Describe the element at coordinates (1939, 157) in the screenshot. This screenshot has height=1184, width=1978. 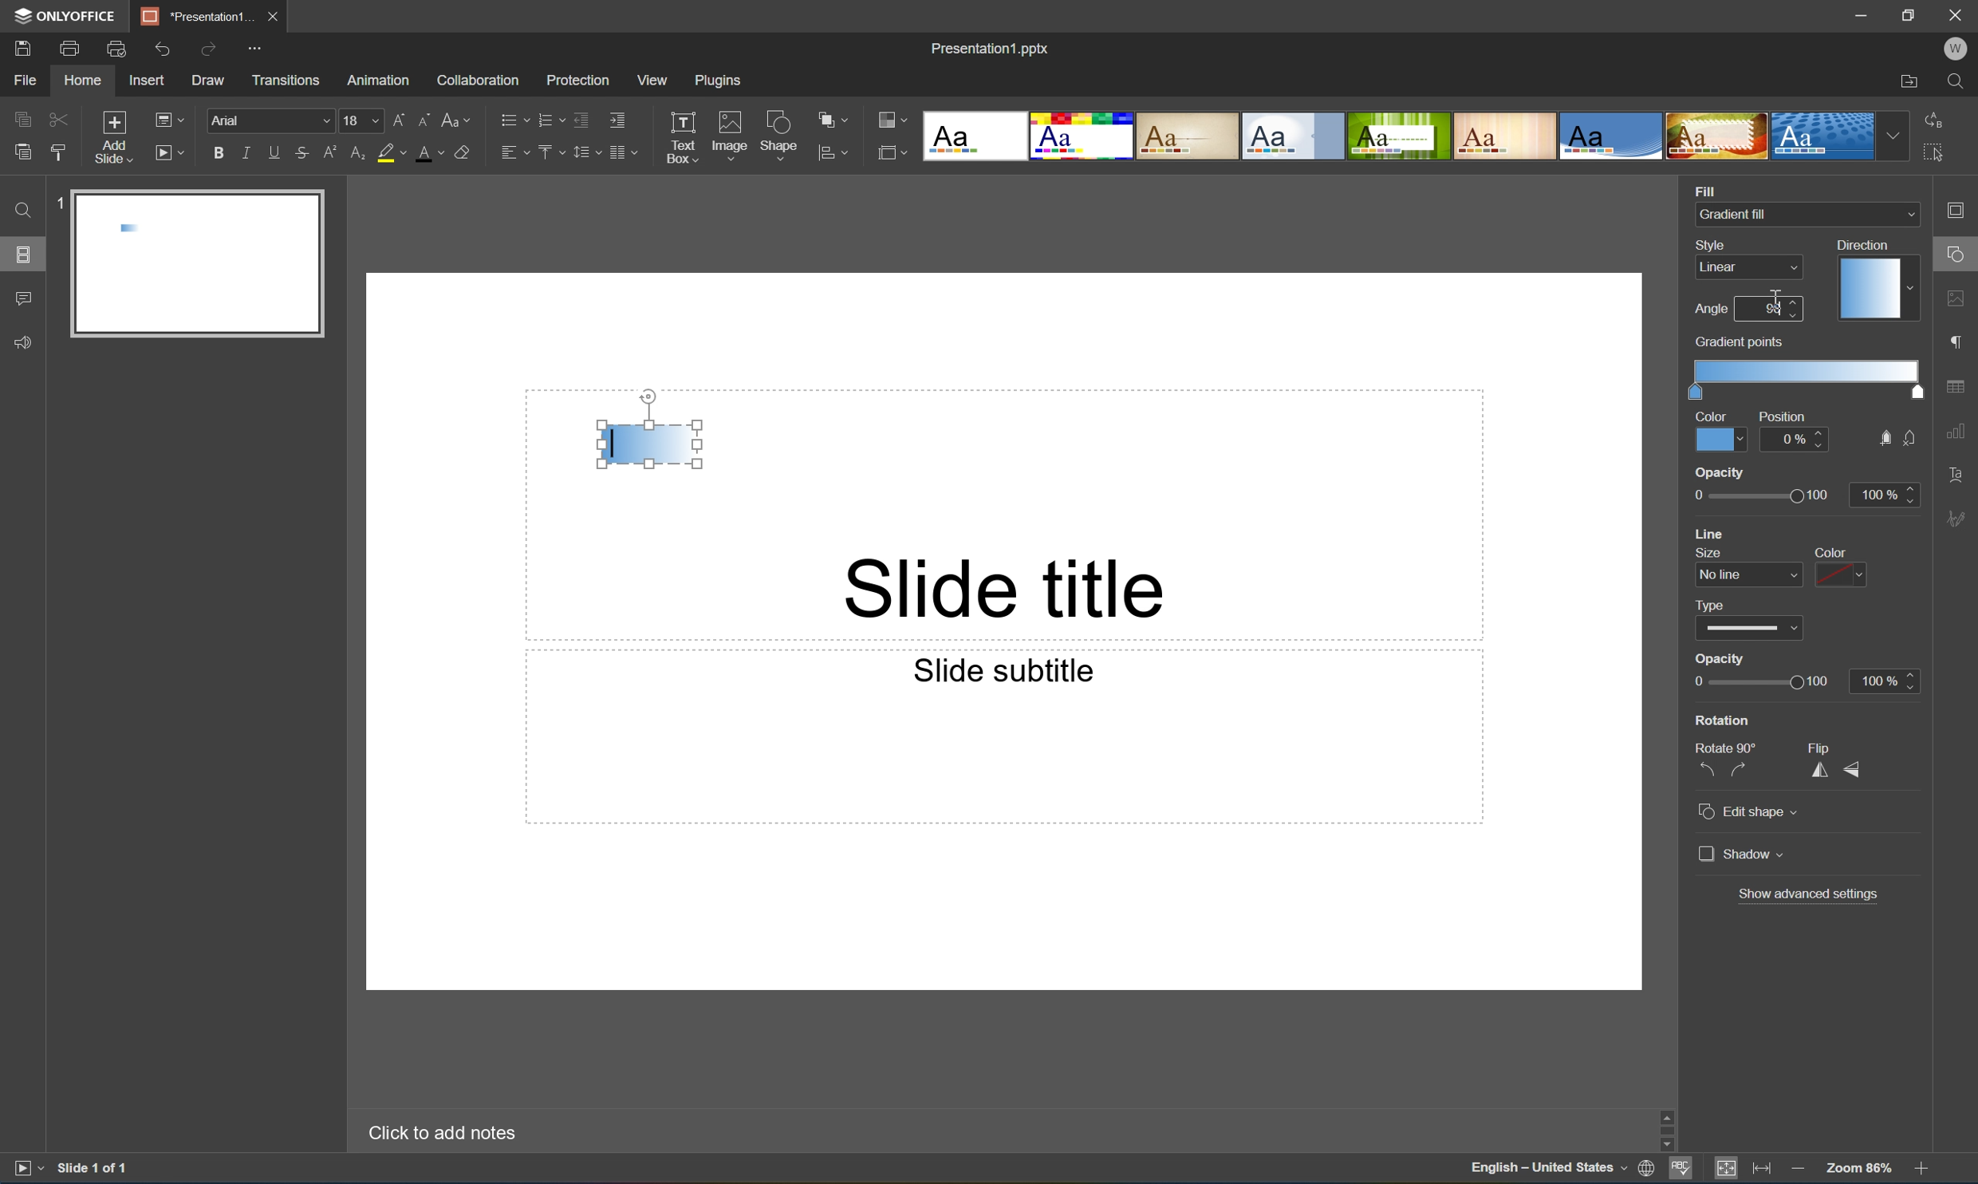
I see `Select all` at that location.